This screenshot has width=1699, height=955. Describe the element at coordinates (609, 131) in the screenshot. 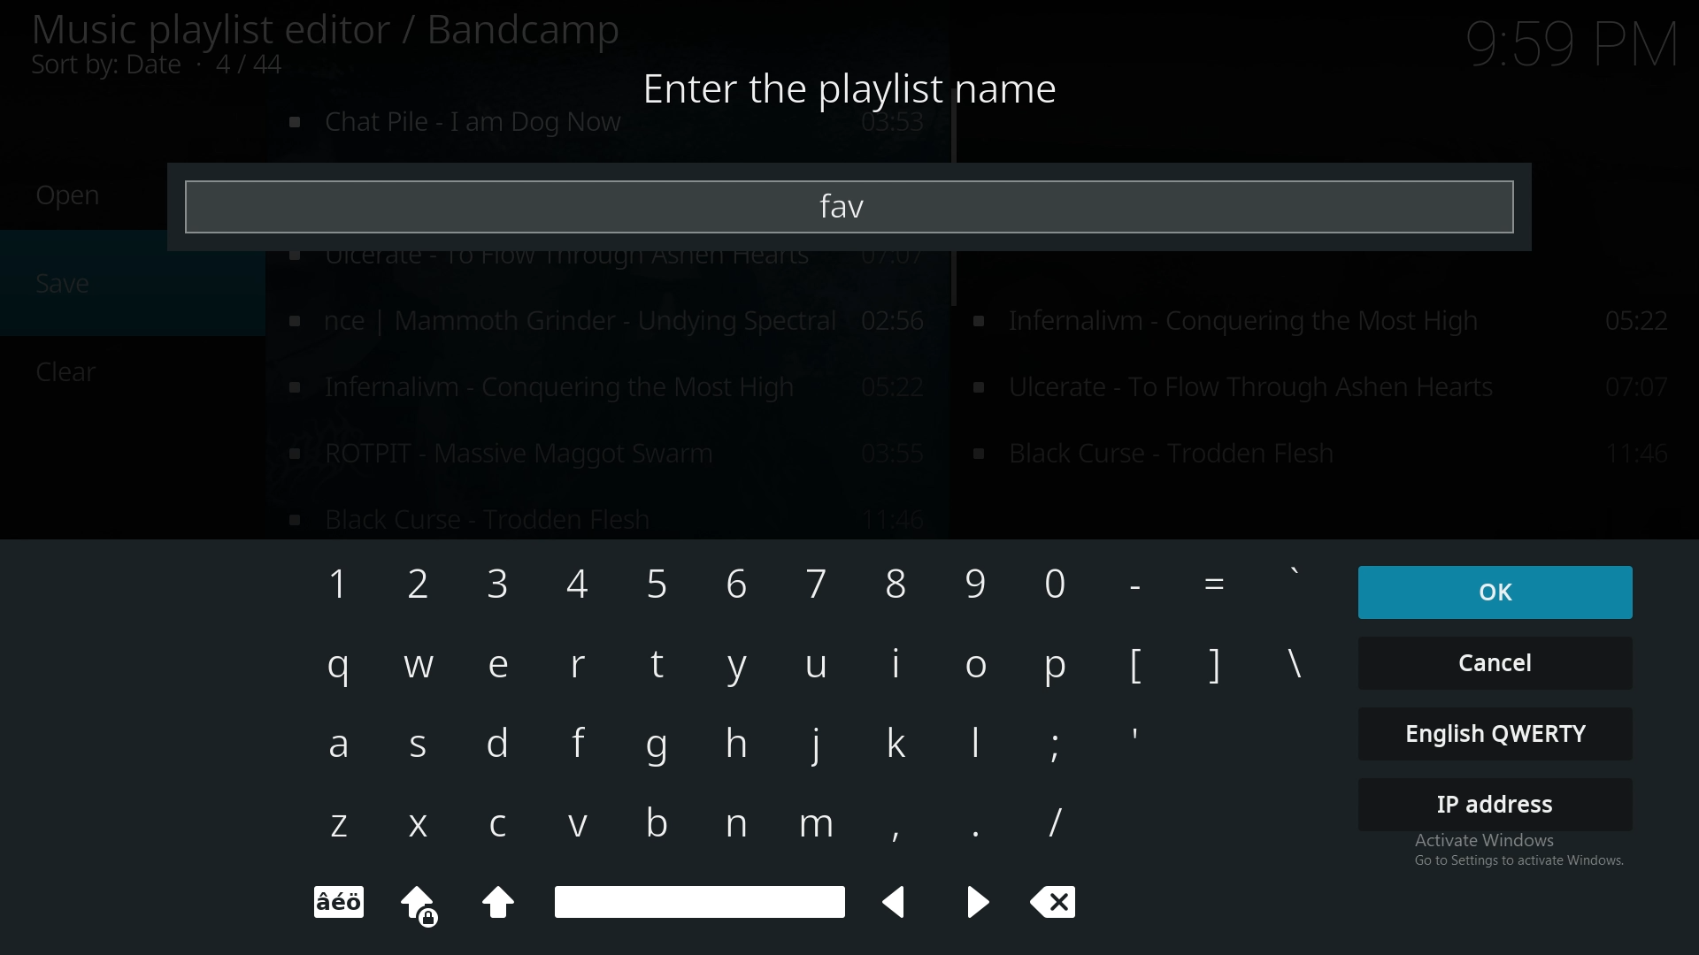

I see `music` at that location.